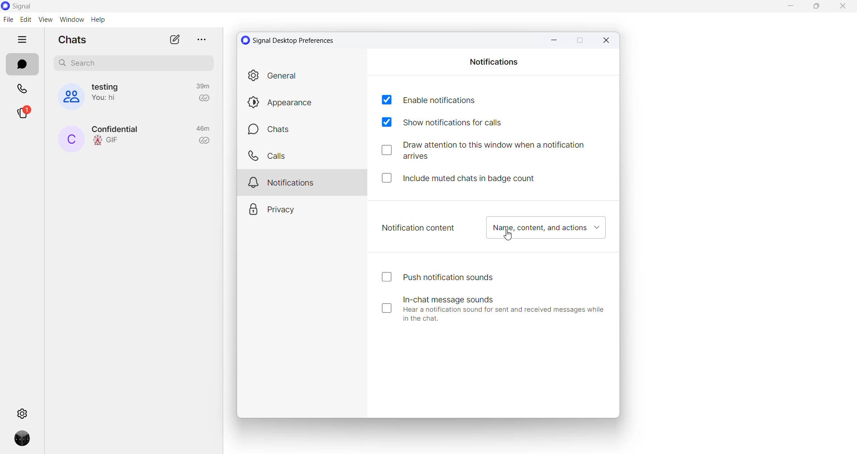 This screenshot has height=454, width=857. I want to click on window, so click(71, 20).